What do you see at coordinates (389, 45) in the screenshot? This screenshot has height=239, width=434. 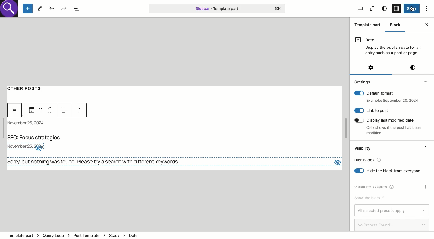 I see `Date` at bounding box center [389, 45].